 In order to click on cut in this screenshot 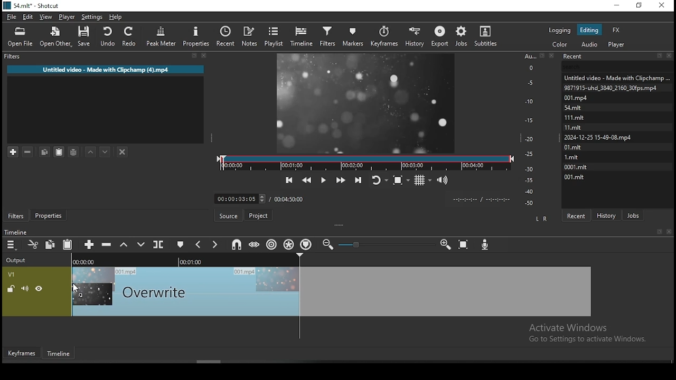, I will do `click(33, 244)`.